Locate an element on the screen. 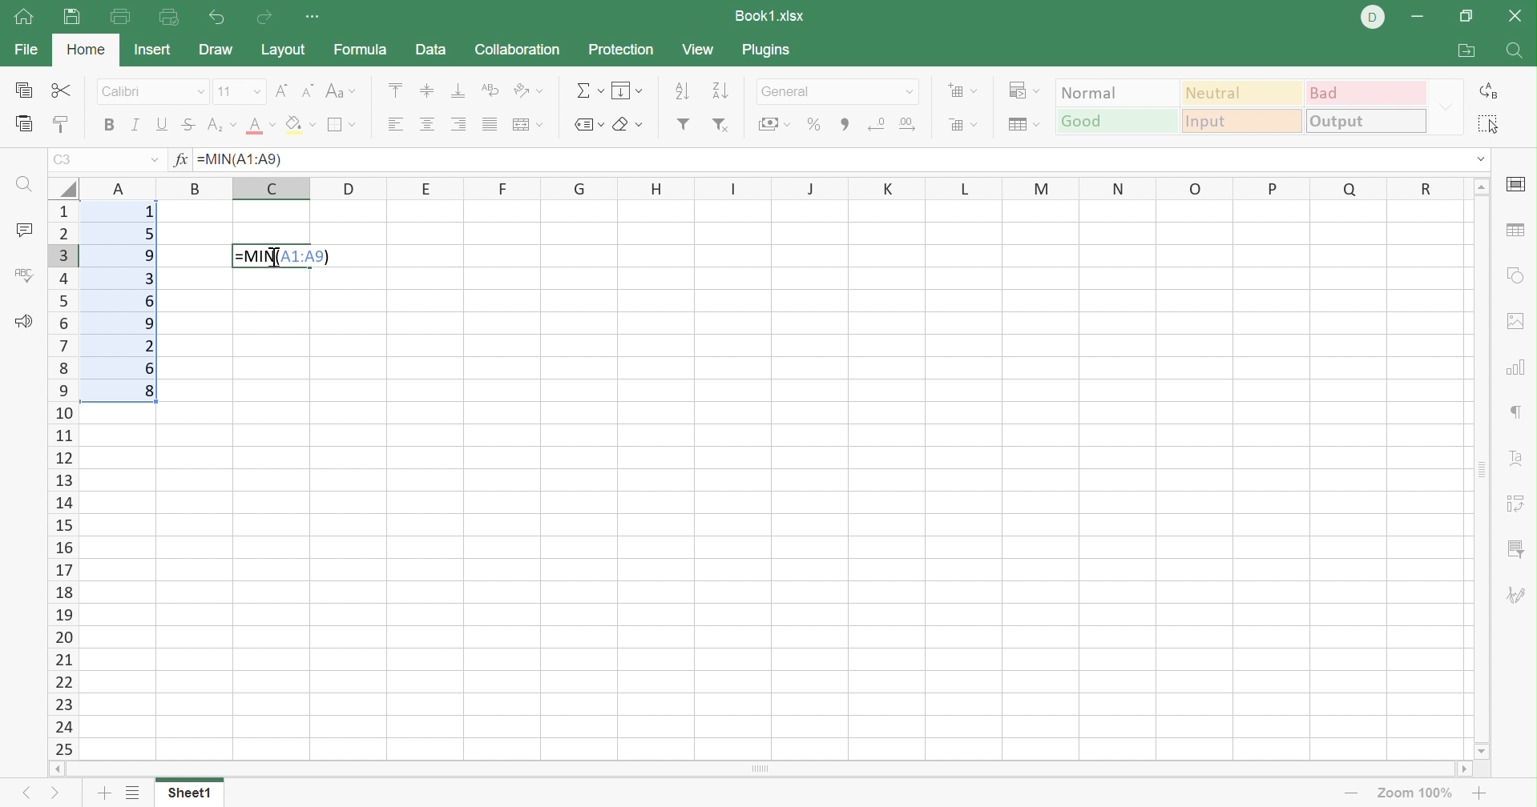 The width and height of the screenshot is (1537, 807). =MIN(A1:A9) is located at coordinates (283, 255).